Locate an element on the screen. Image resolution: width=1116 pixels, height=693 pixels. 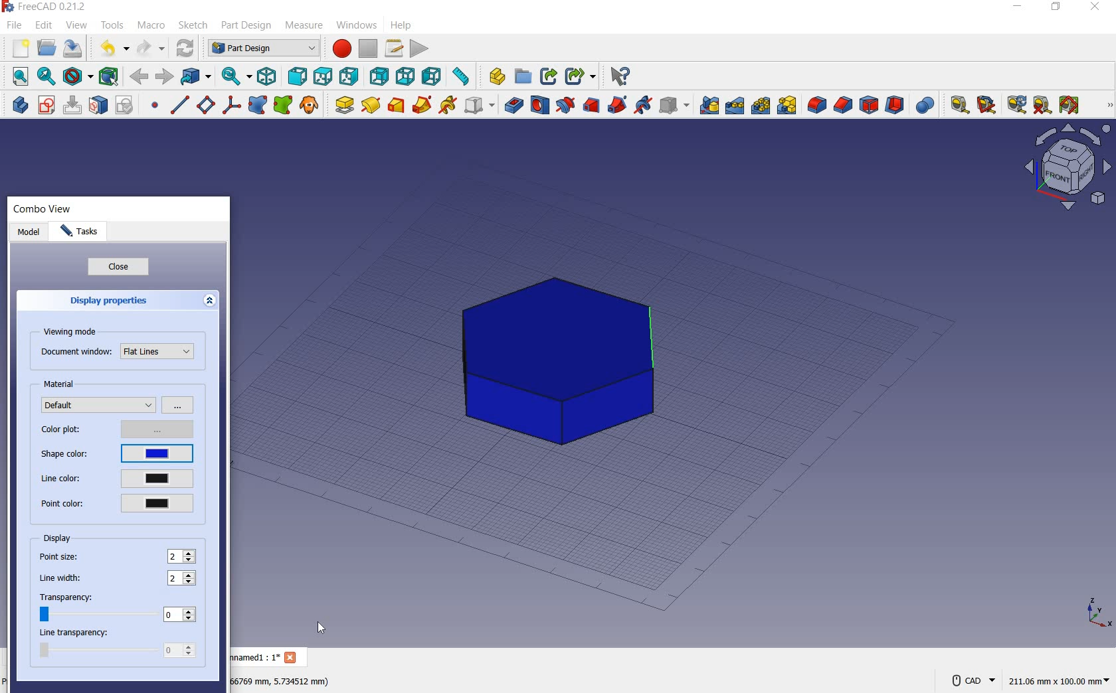
unnamed1 : 1* is located at coordinates (254, 656).